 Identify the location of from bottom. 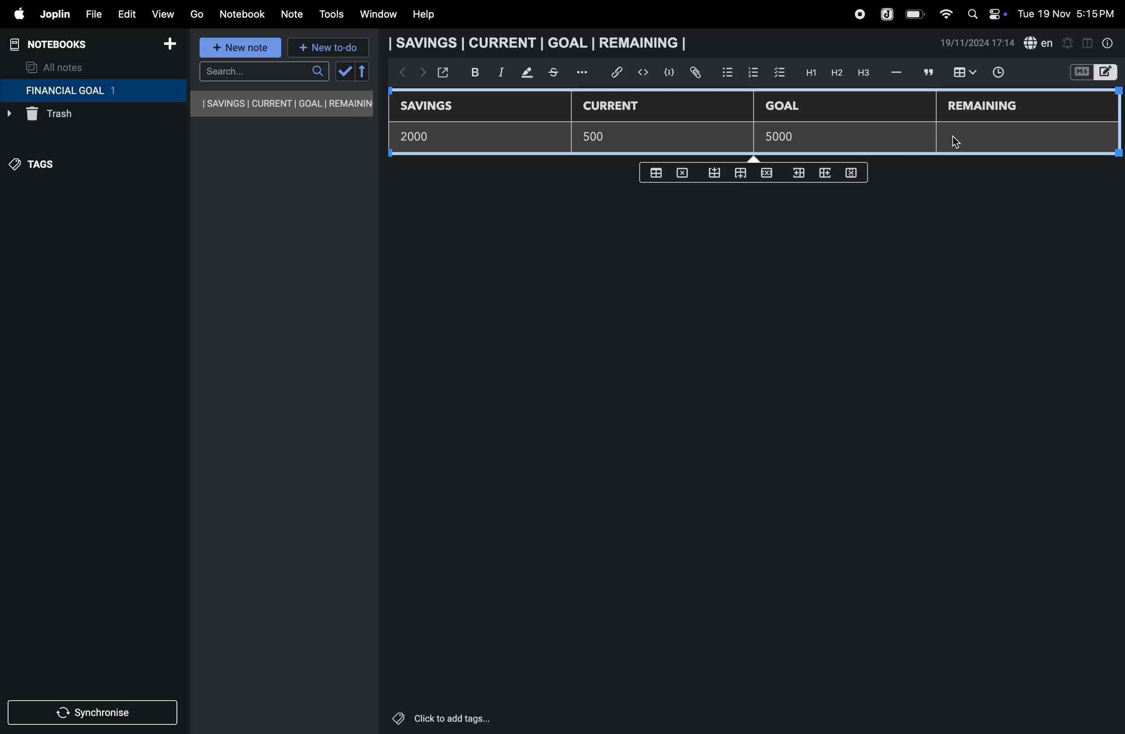
(715, 173).